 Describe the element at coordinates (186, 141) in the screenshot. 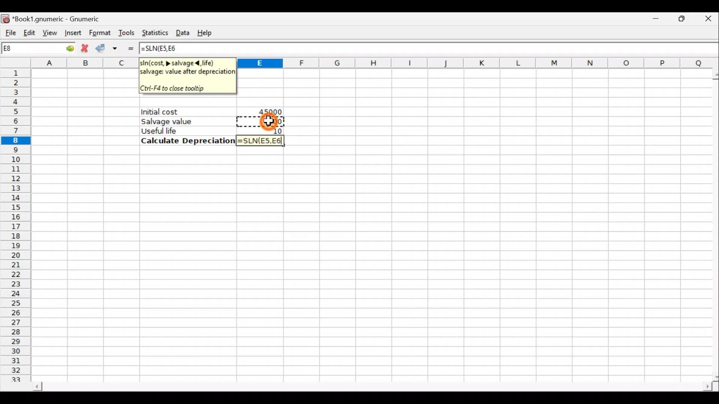

I see `Calculate Depreciation` at that location.